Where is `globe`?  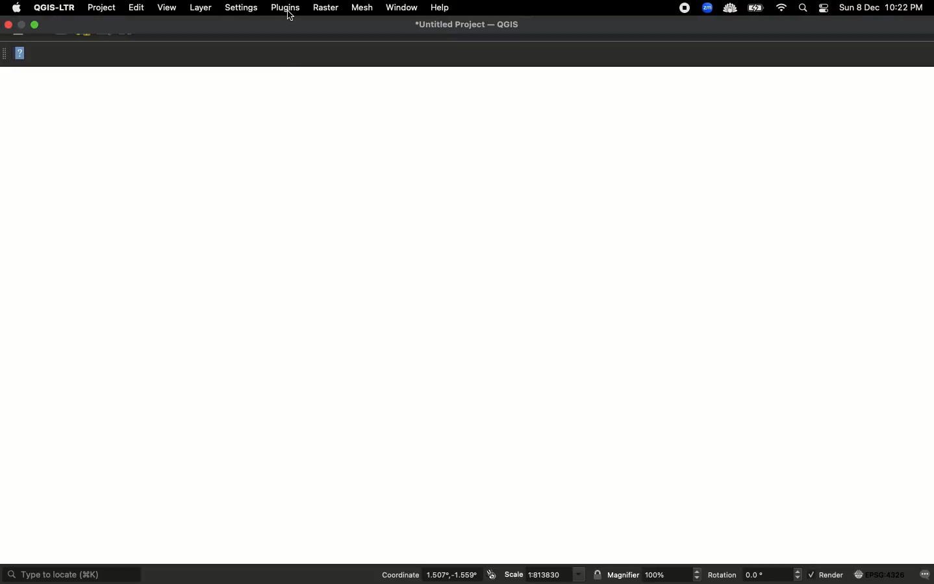 globe is located at coordinates (881, 575).